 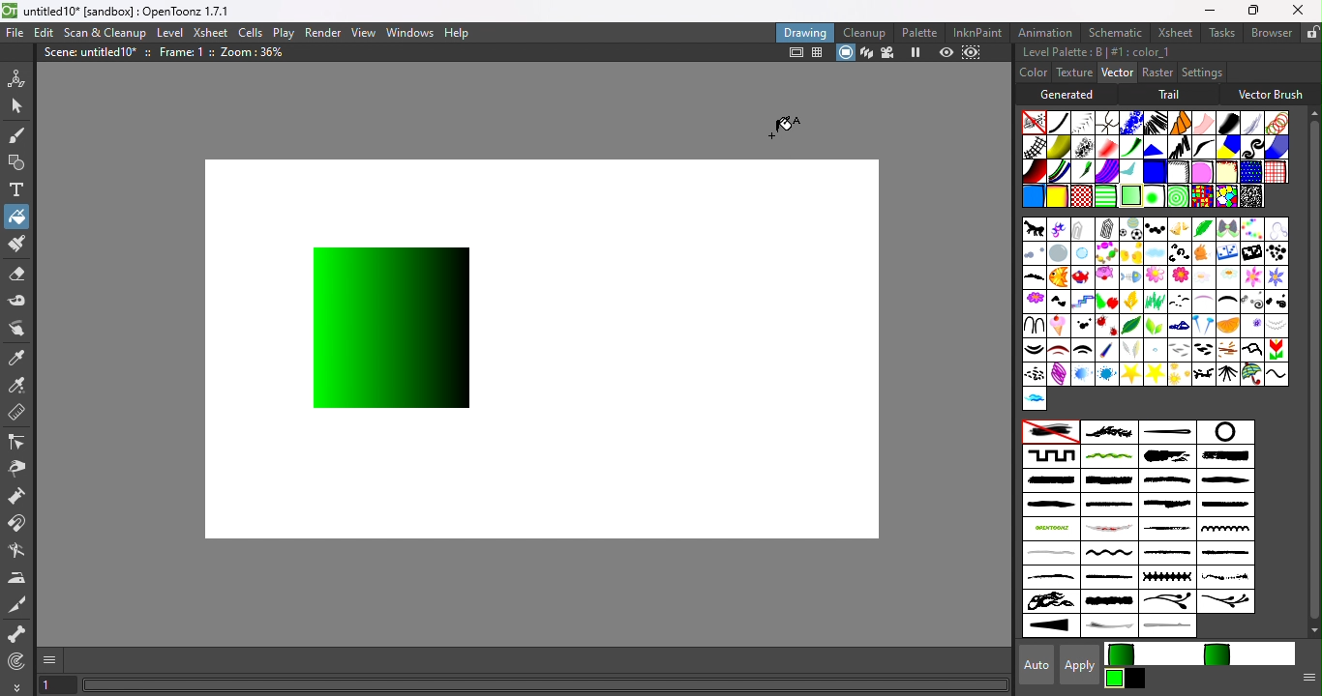 I want to click on star, so click(x=1154, y=373).